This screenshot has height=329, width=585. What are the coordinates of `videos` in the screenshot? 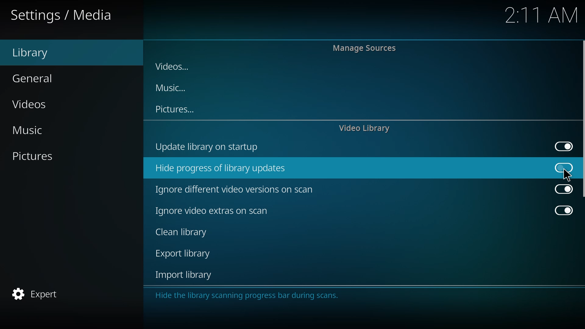 It's located at (176, 65).